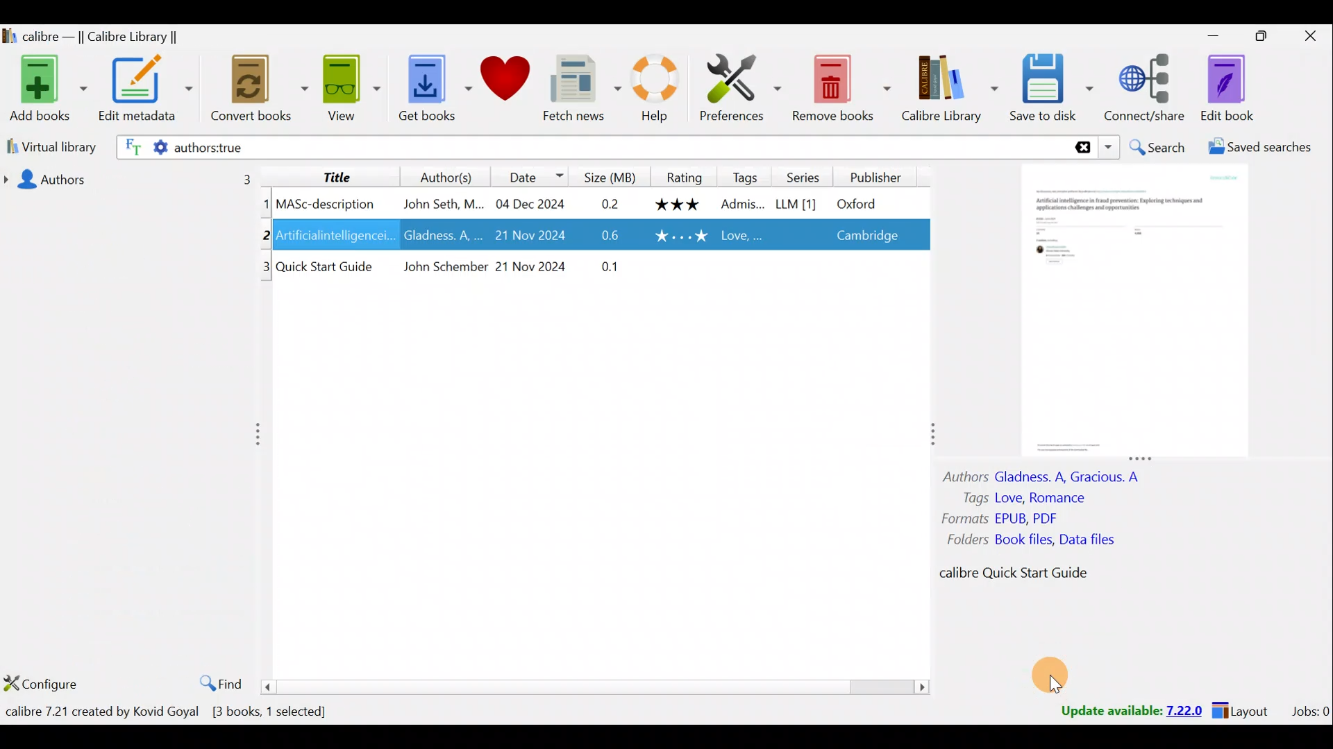 This screenshot has width=1333, height=749. Describe the element at coordinates (1207, 38) in the screenshot. I see `Minimise` at that location.